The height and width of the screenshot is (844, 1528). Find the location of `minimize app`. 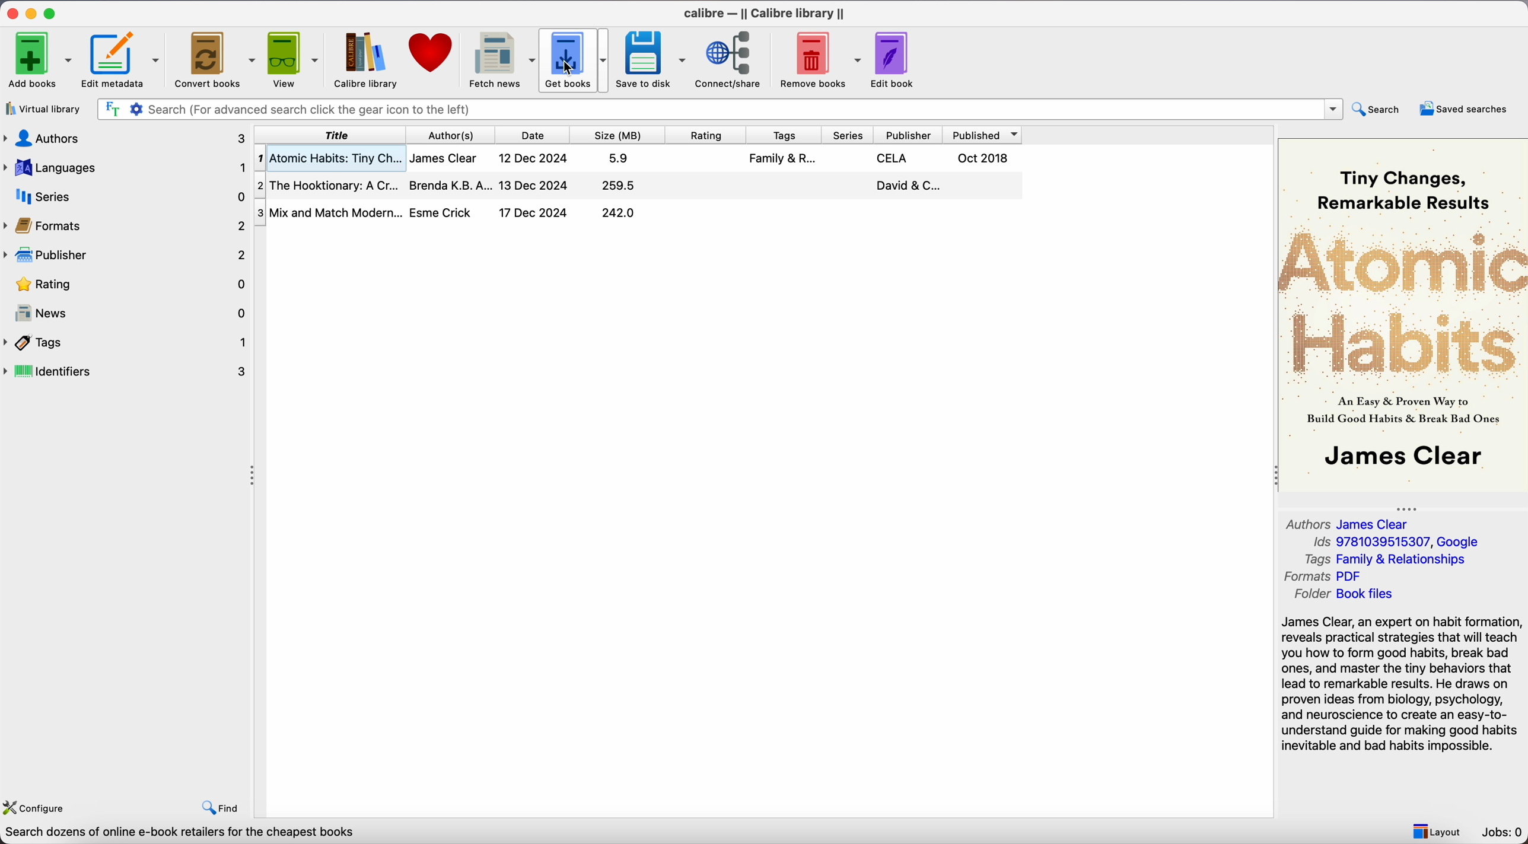

minimize app is located at coordinates (33, 12).